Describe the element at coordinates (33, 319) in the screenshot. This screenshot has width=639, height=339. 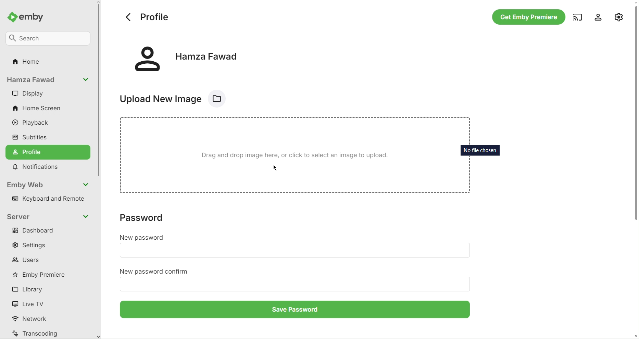
I see `Network` at that location.